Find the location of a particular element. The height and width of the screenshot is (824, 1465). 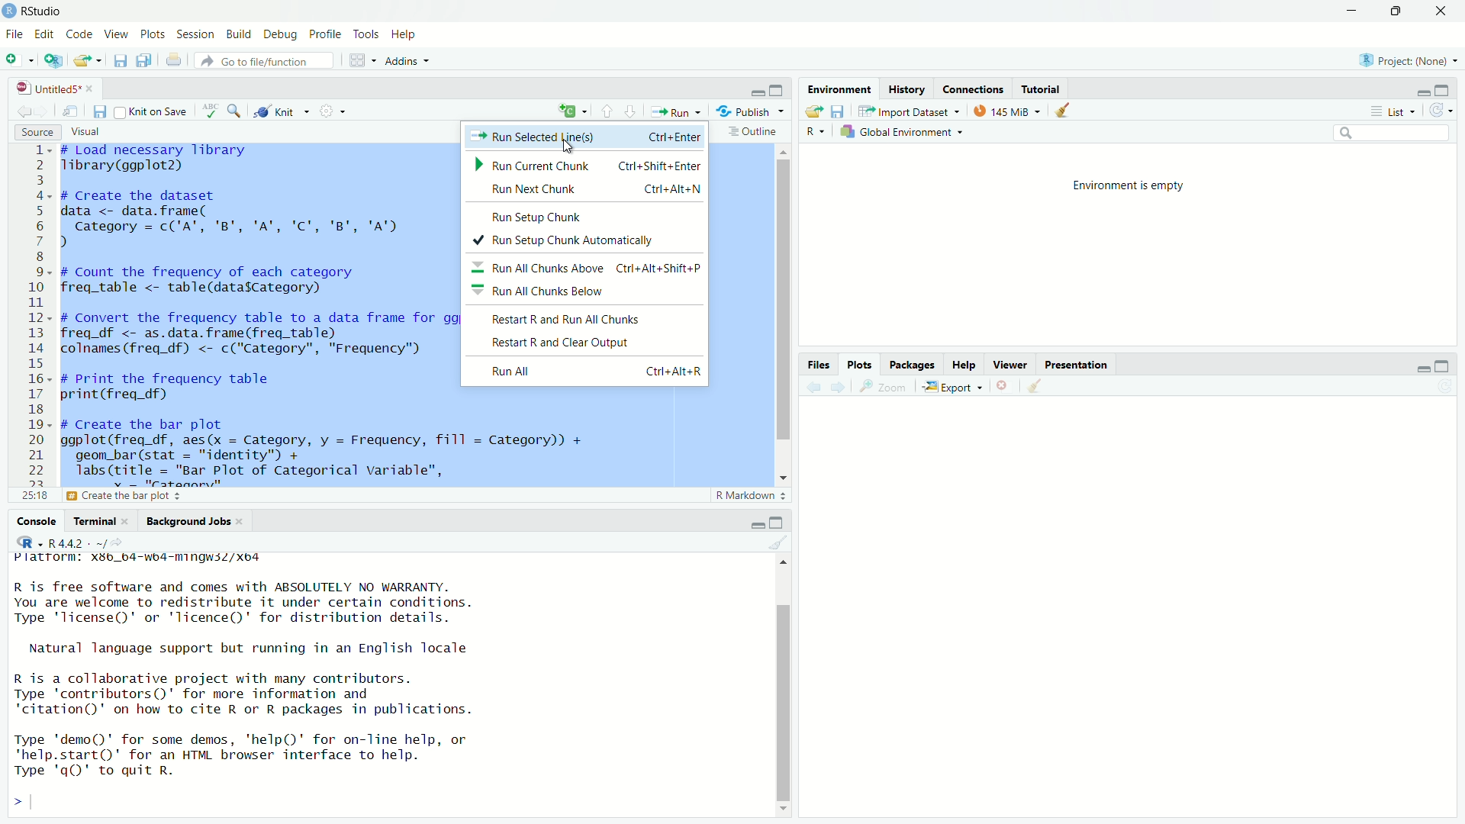

history is located at coordinates (909, 90).